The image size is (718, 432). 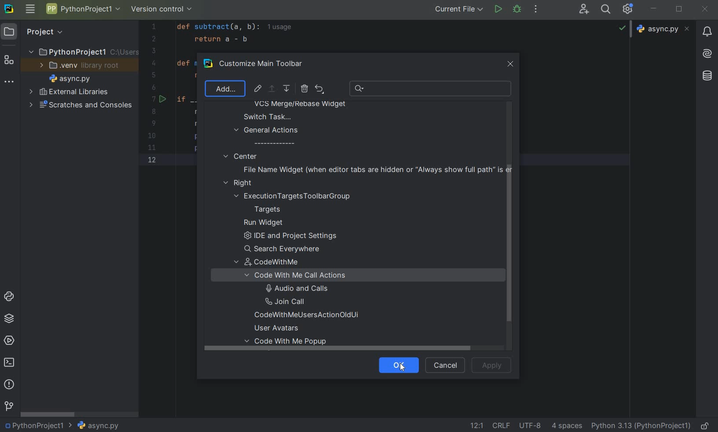 What do you see at coordinates (258, 88) in the screenshot?
I see `EDIT ICON` at bounding box center [258, 88].